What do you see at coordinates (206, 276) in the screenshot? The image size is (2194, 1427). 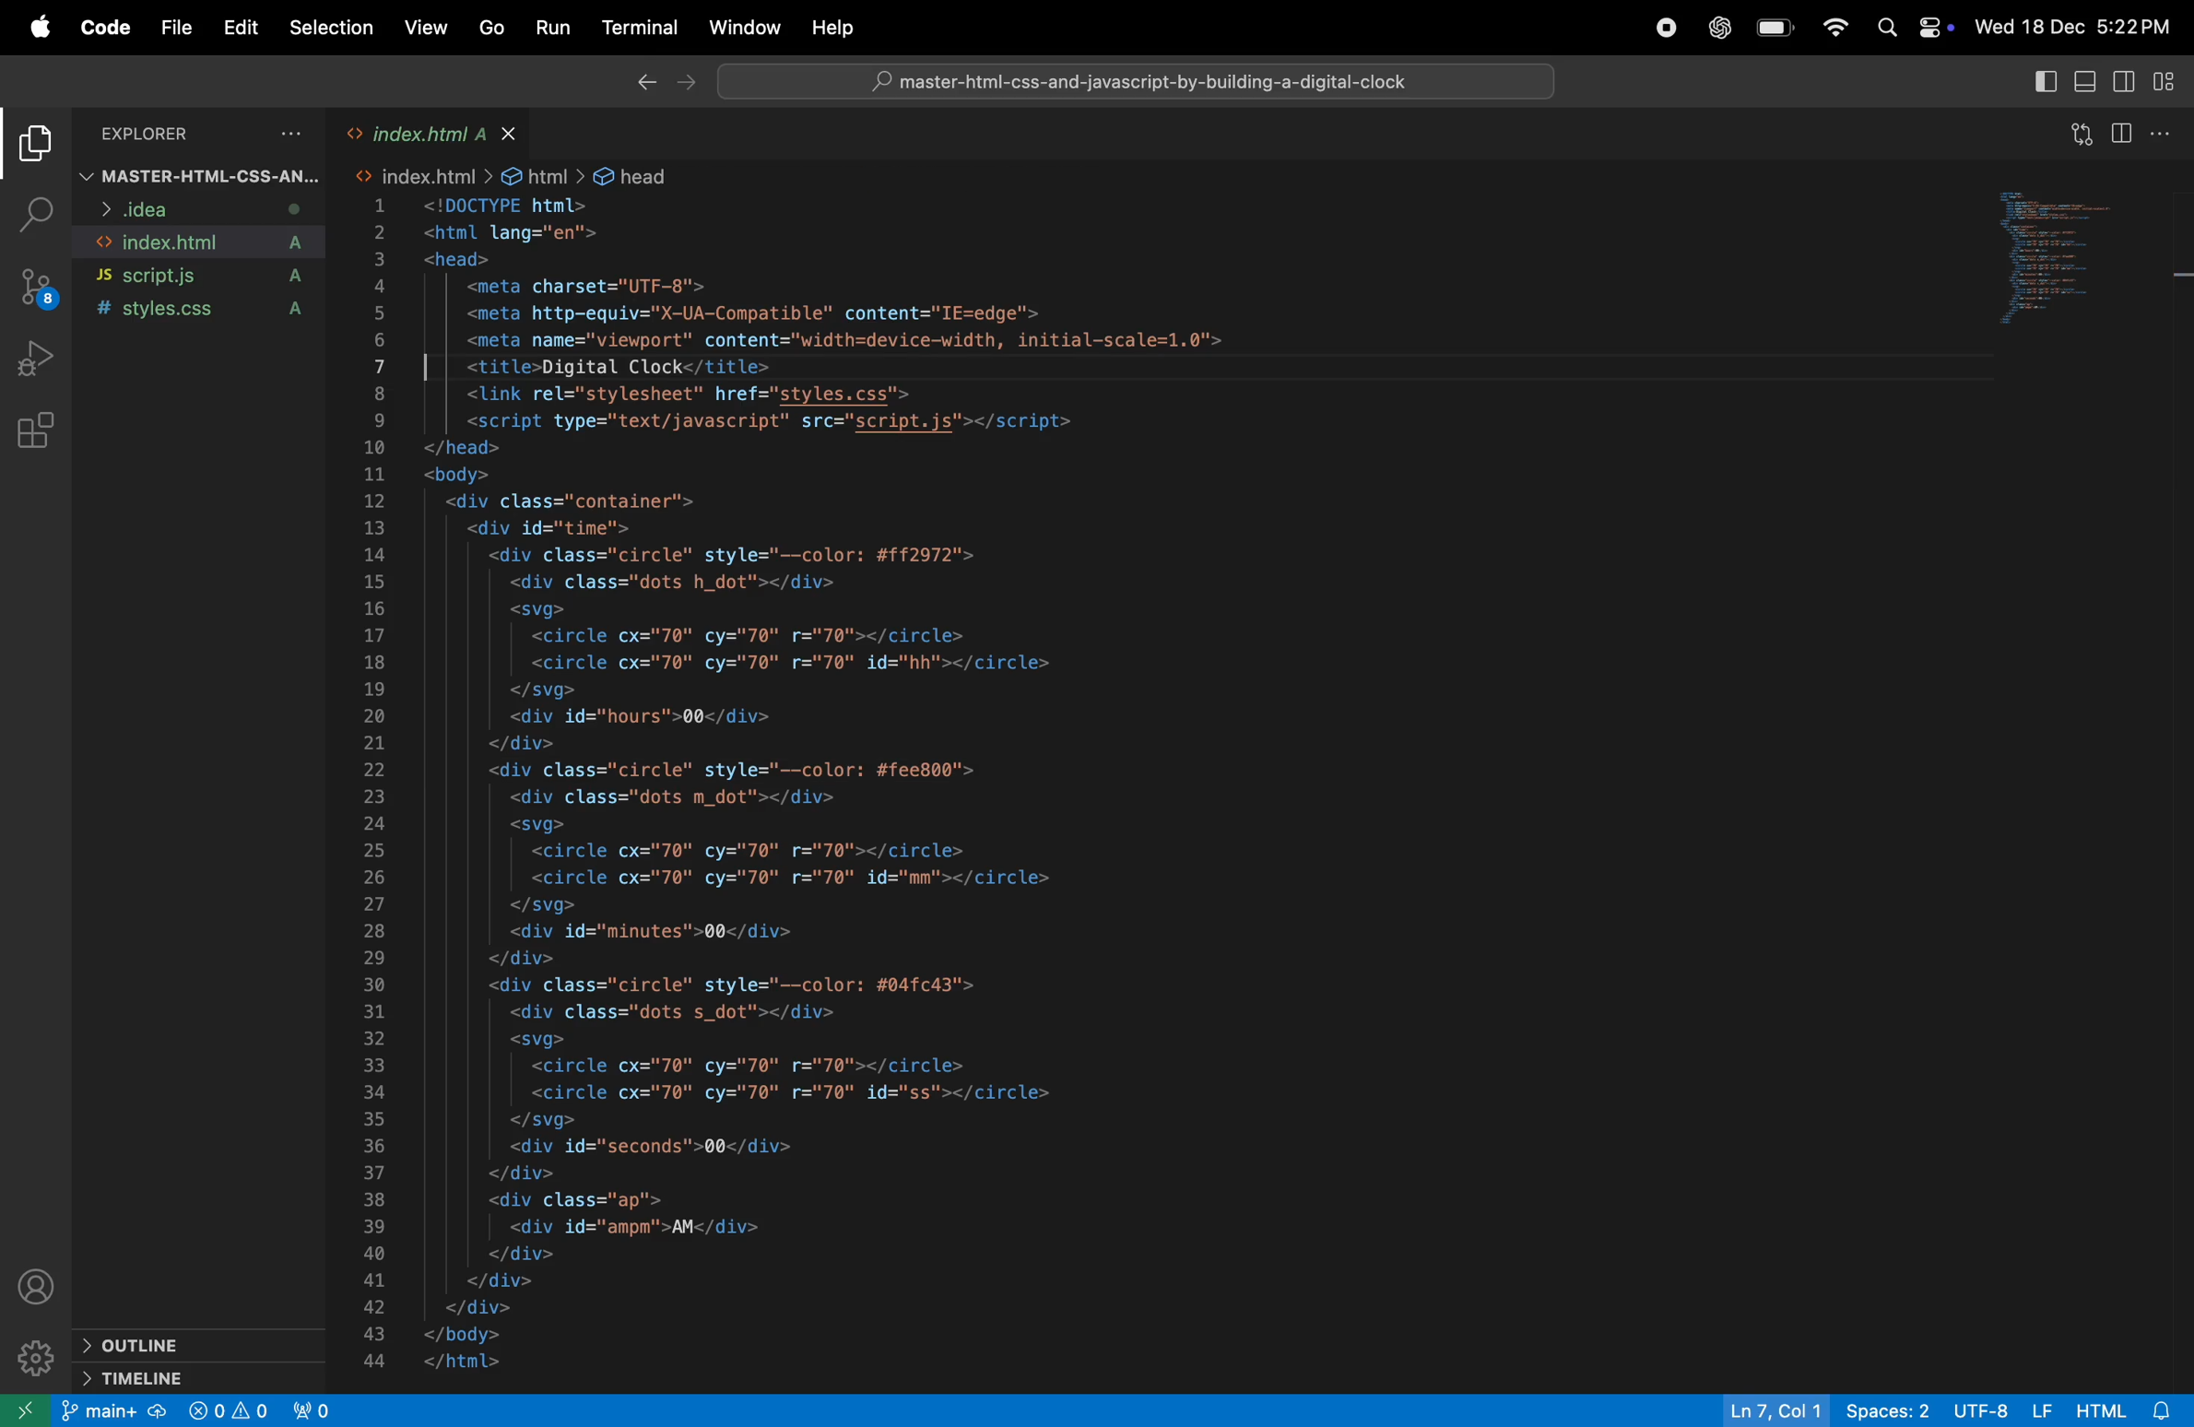 I see `script .js` at bounding box center [206, 276].